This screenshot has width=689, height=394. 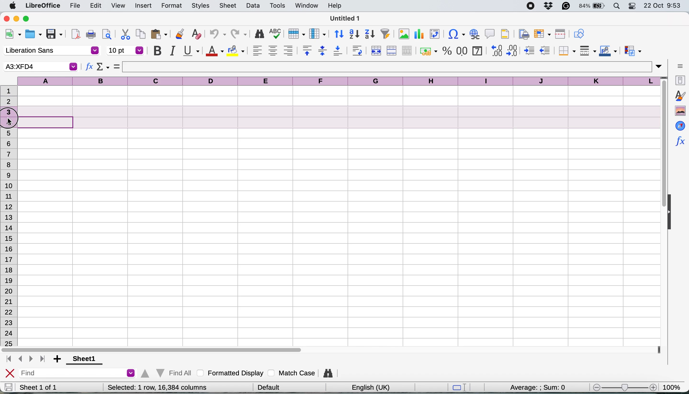 I want to click on maximise, so click(x=29, y=19).